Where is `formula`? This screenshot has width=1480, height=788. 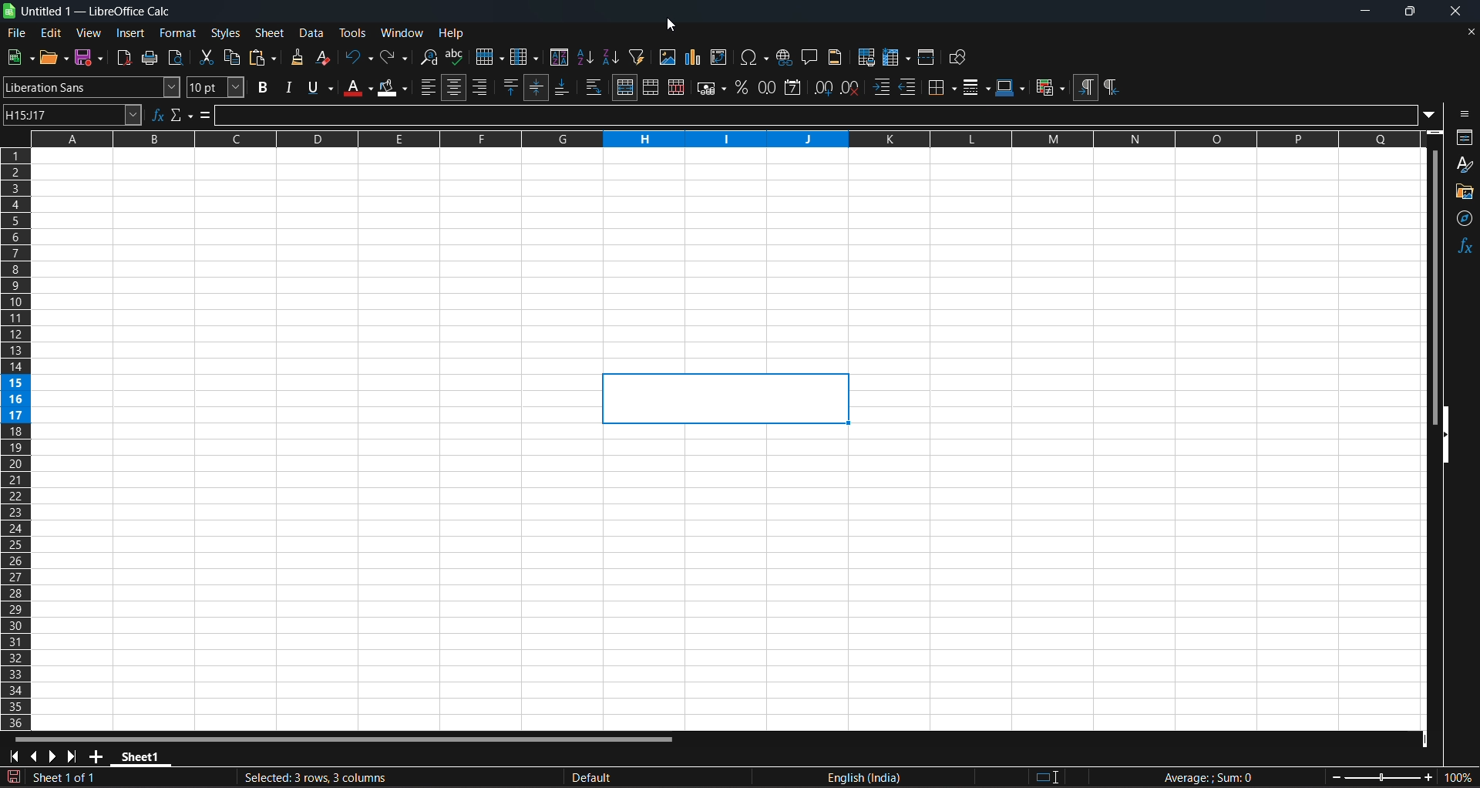
formula is located at coordinates (207, 115).